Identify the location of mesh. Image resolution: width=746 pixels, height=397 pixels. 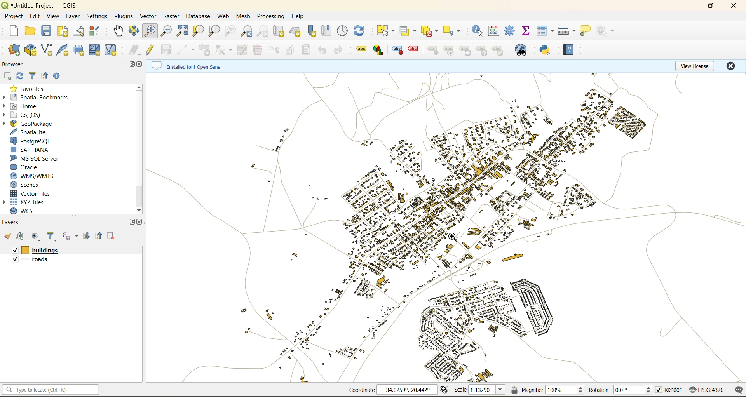
(245, 17).